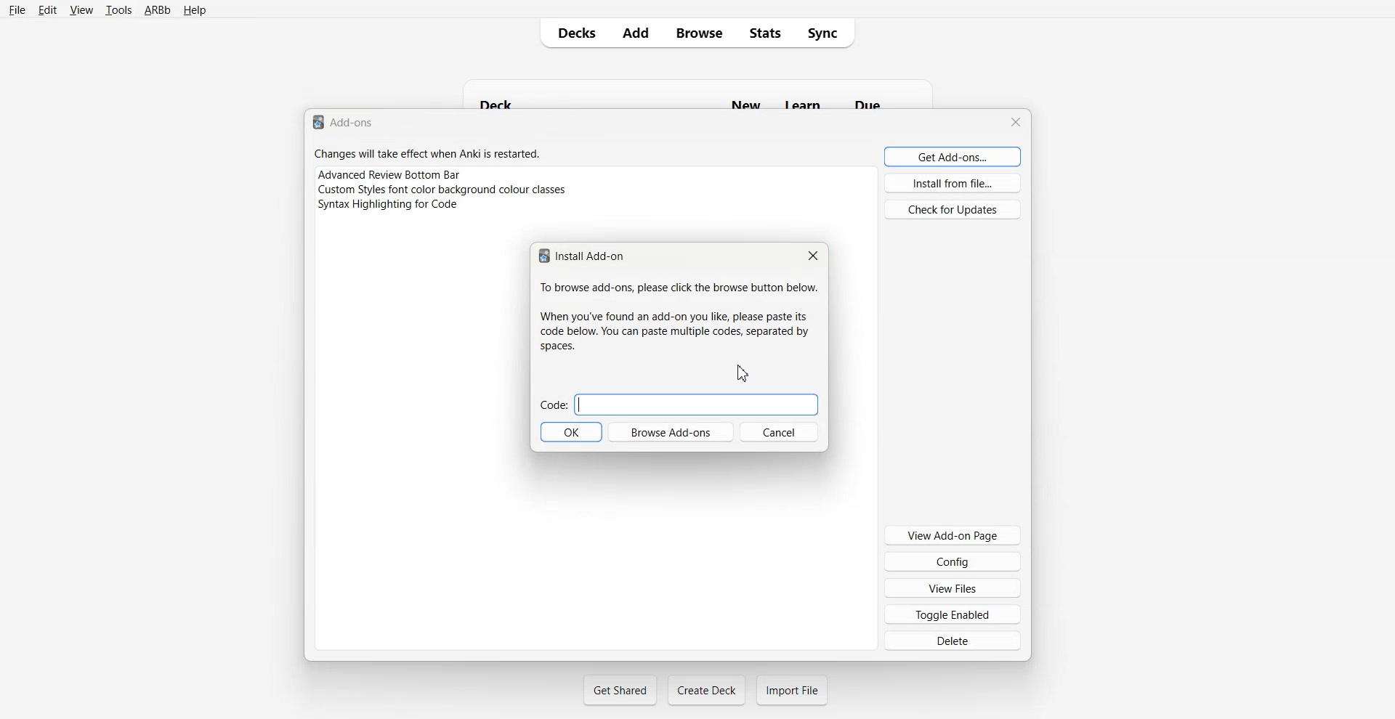 The height and width of the screenshot is (719, 1395). Describe the element at coordinates (679, 403) in the screenshot. I see `Code` at that location.